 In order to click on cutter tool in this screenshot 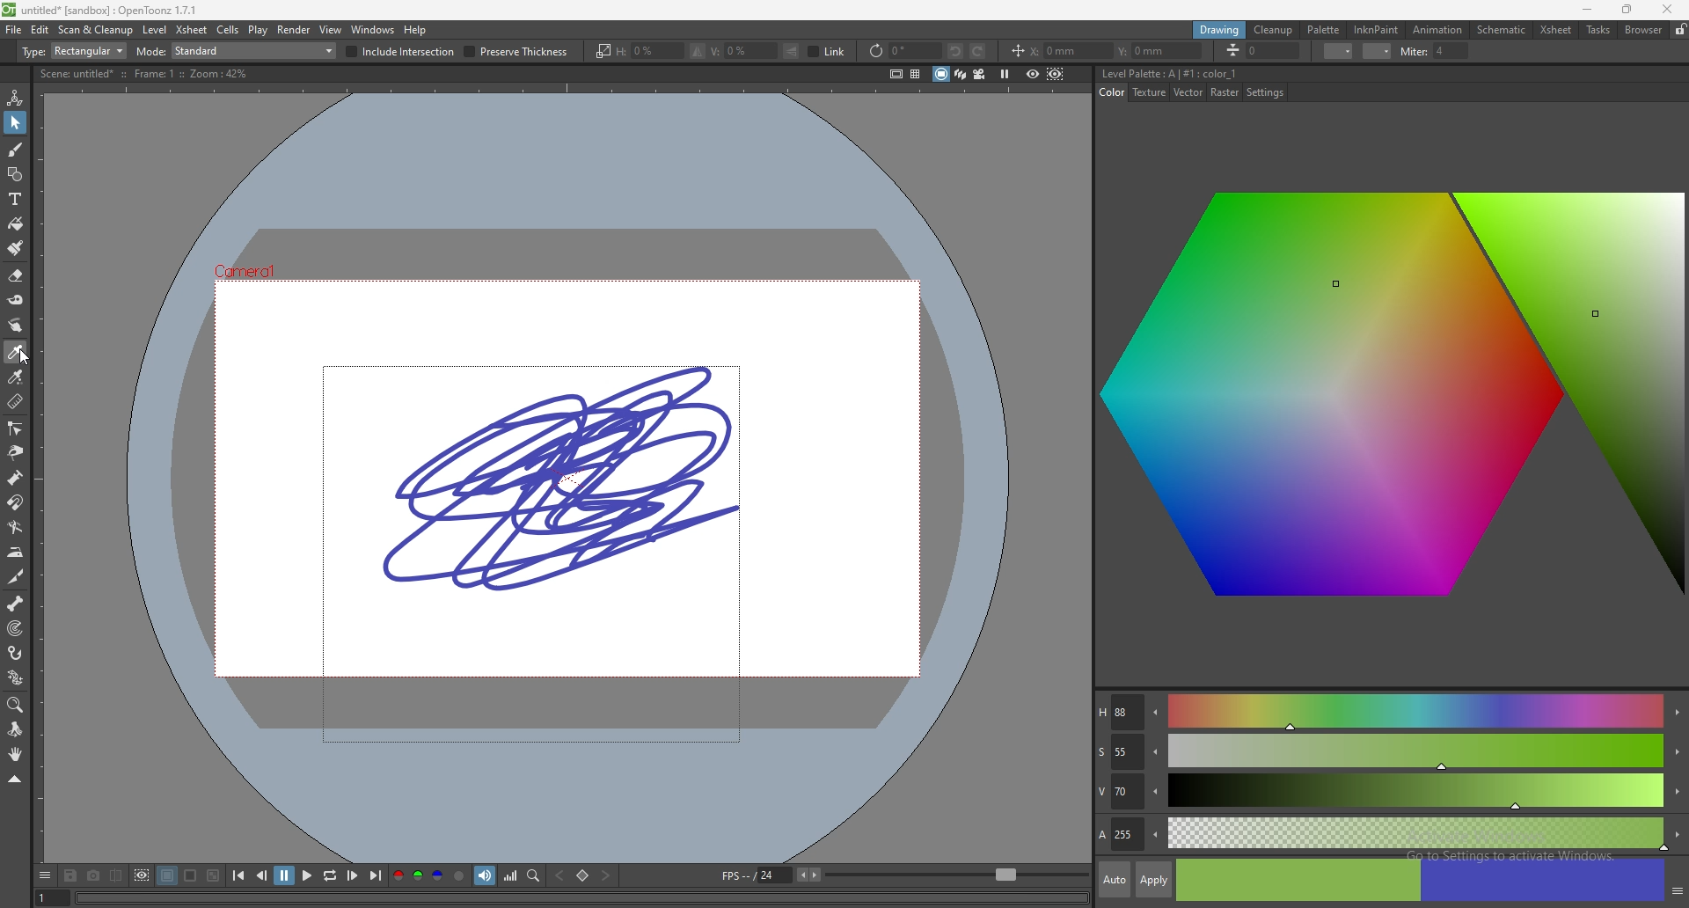, I will do `click(15, 577)`.